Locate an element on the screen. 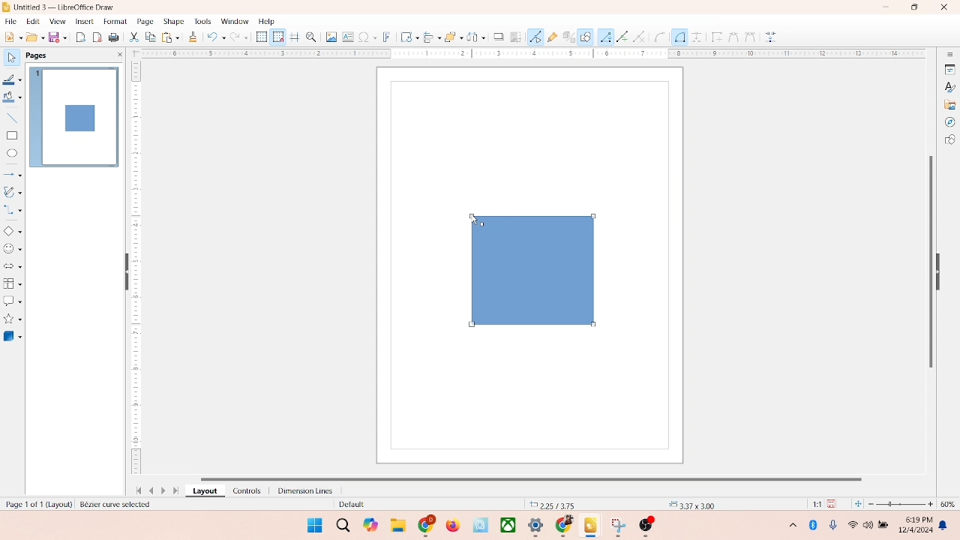  fill color is located at coordinates (12, 100).